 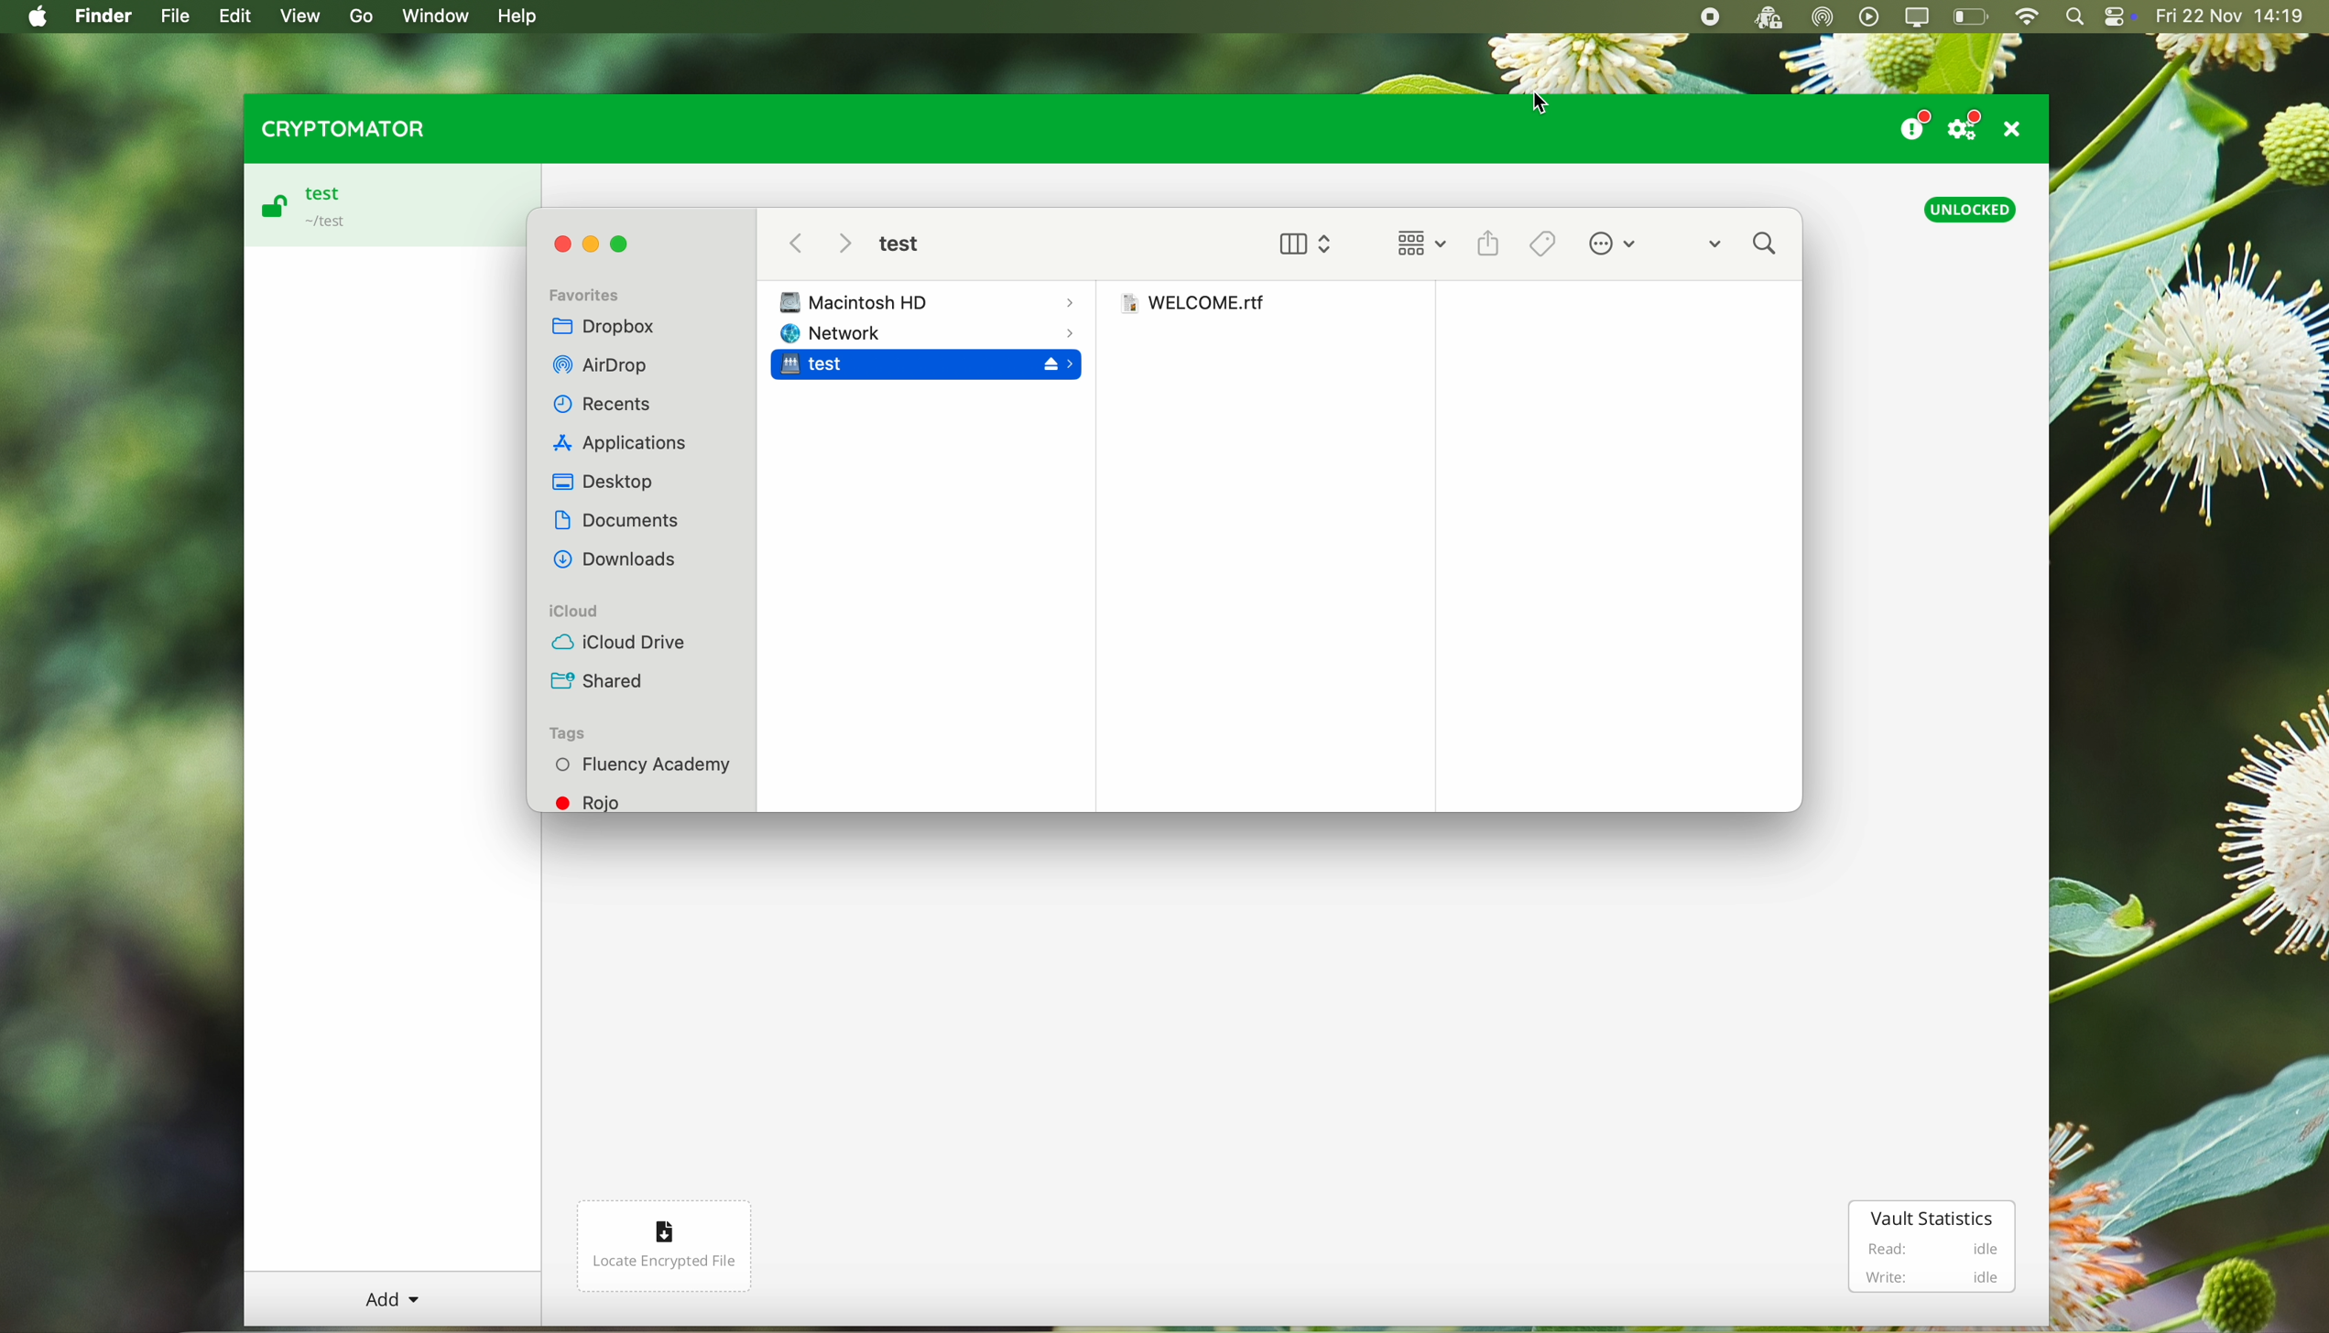 What do you see at coordinates (605, 406) in the screenshot?
I see `recents` at bounding box center [605, 406].